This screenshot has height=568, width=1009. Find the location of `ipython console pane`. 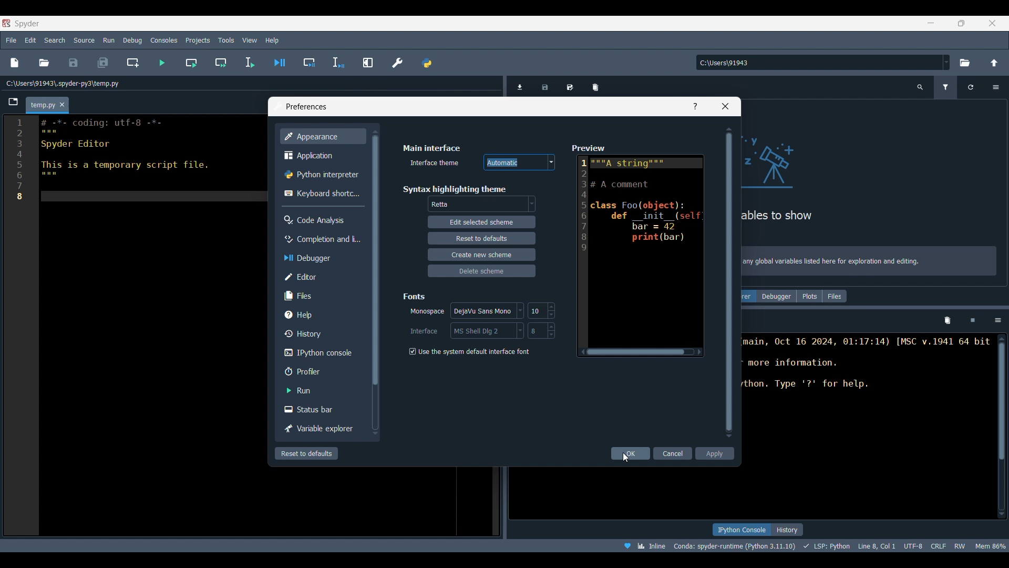

ipython console pane is located at coordinates (867, 373).